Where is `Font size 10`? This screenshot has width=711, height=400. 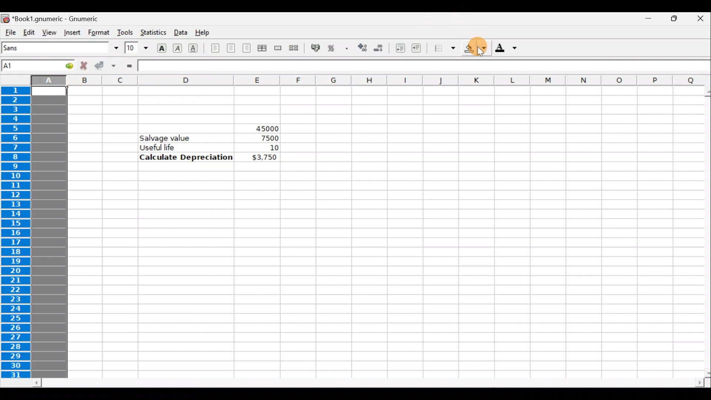 Font size 10 is located at coordinates (134, 49).